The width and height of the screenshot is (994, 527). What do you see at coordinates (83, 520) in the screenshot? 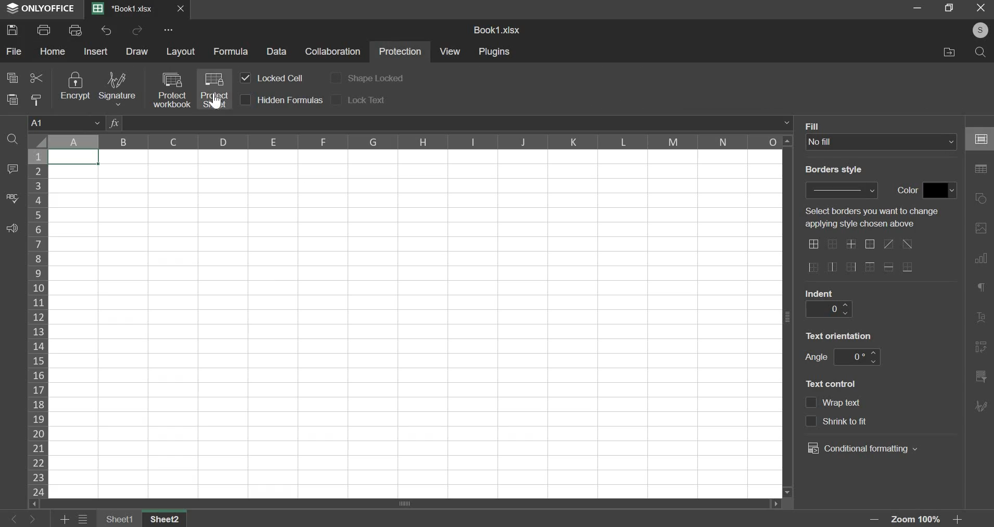
I see `menu` at bounding box center [83, 520].